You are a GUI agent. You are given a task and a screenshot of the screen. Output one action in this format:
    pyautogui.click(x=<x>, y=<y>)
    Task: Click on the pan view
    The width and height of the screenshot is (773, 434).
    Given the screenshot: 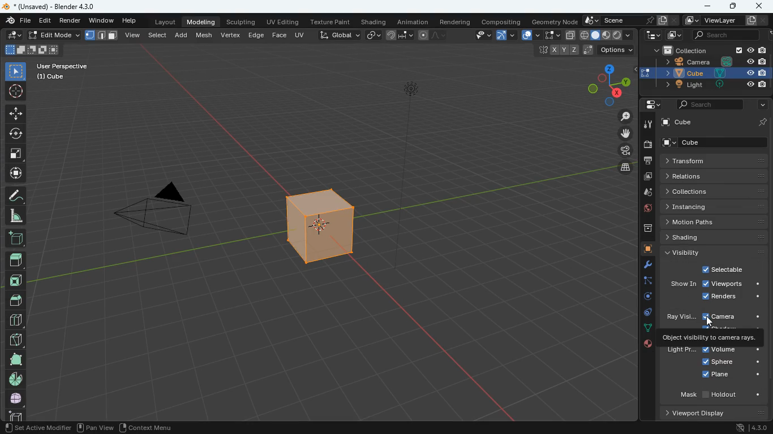 What is the action you would take?
    pyautogui.click(x=95, y=427)
    